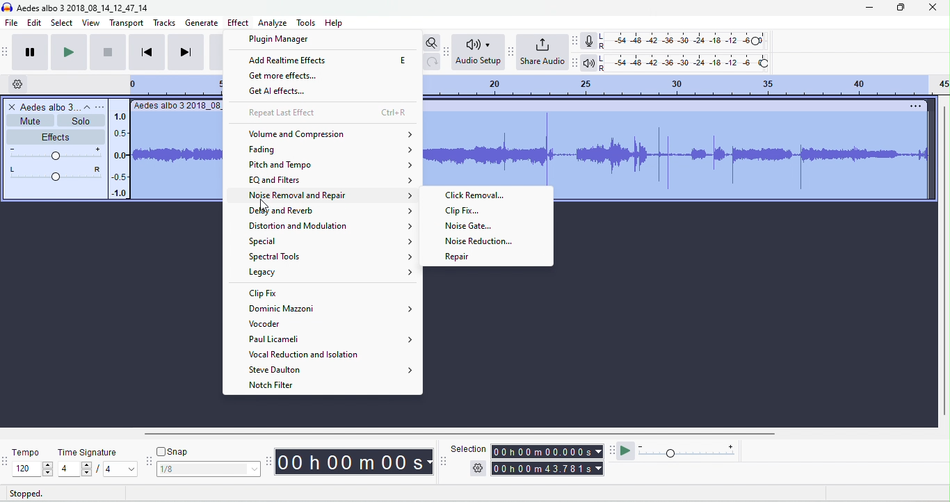 This screenshot has width=950, height=502. What do you see at coordinates (602, 47) in the screenshot?
I see `R` at bounding box center [602, 47].